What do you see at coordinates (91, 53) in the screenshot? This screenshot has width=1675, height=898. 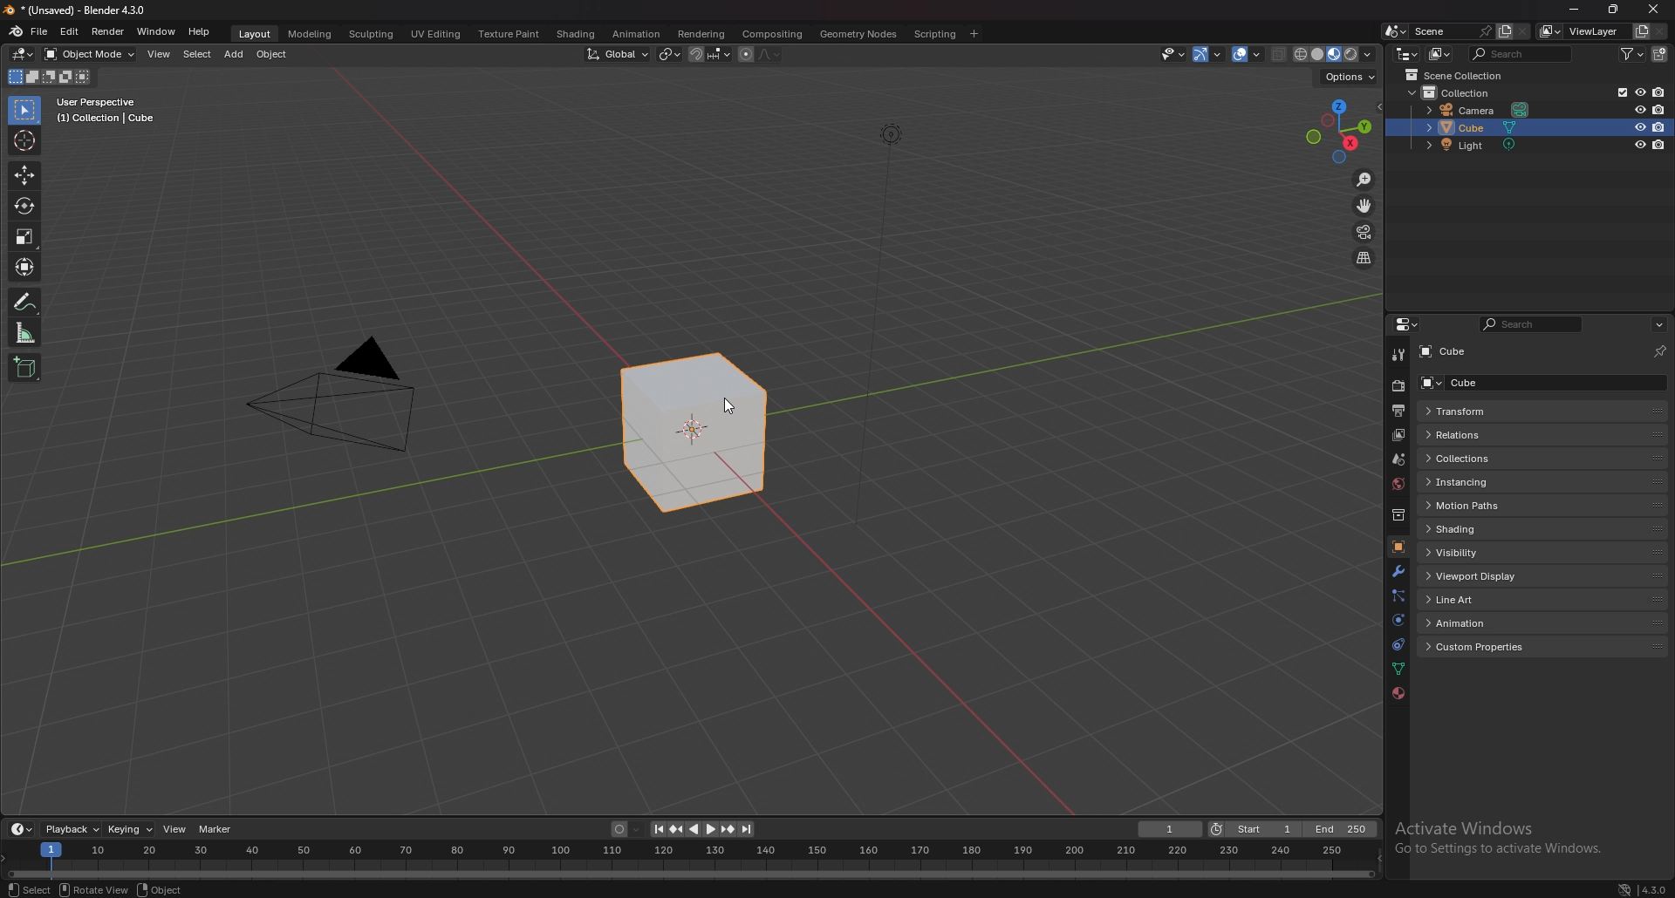 I see `object mode` at bounding box center [91, 53].